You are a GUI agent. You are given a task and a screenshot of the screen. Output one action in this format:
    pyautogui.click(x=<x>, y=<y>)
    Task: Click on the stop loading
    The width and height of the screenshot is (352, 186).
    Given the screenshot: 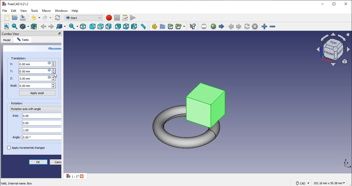 What is the action you would take?
    pyautogui.click(x=255, y=26)
    